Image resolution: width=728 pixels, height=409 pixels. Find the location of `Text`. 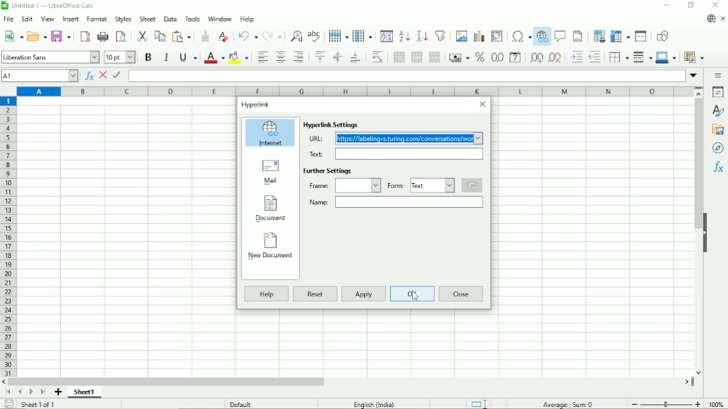

Text is located at coordinates (432, 185).